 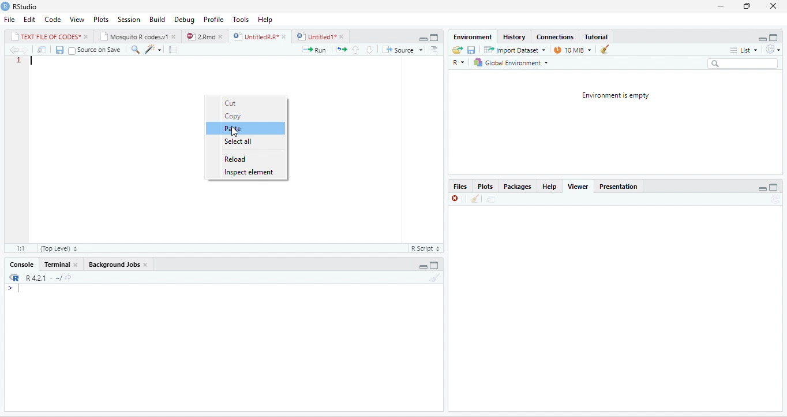 I want to click on code tools, so click(x=153, y=49).